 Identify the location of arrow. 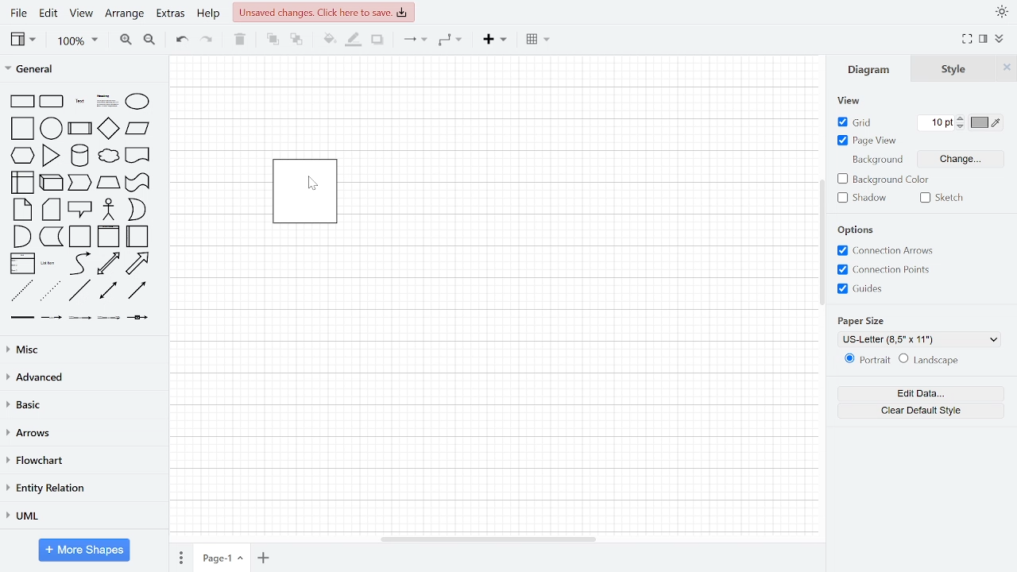
(138, 262).